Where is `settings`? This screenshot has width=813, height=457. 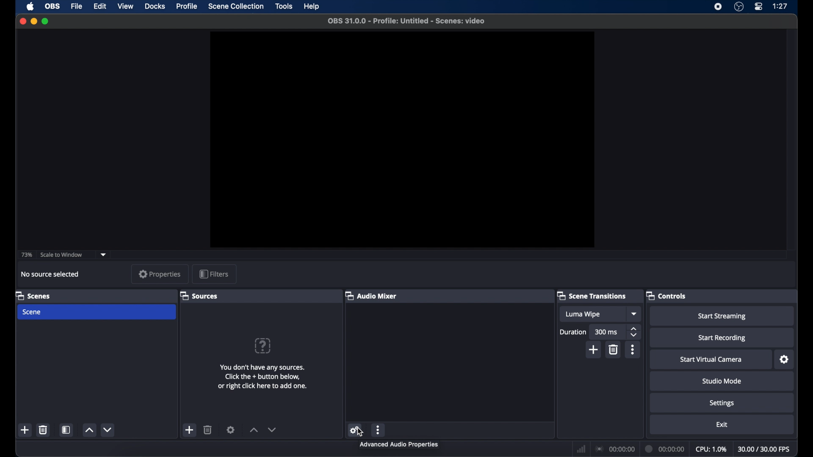 settings is located at coordinates (722, 404).